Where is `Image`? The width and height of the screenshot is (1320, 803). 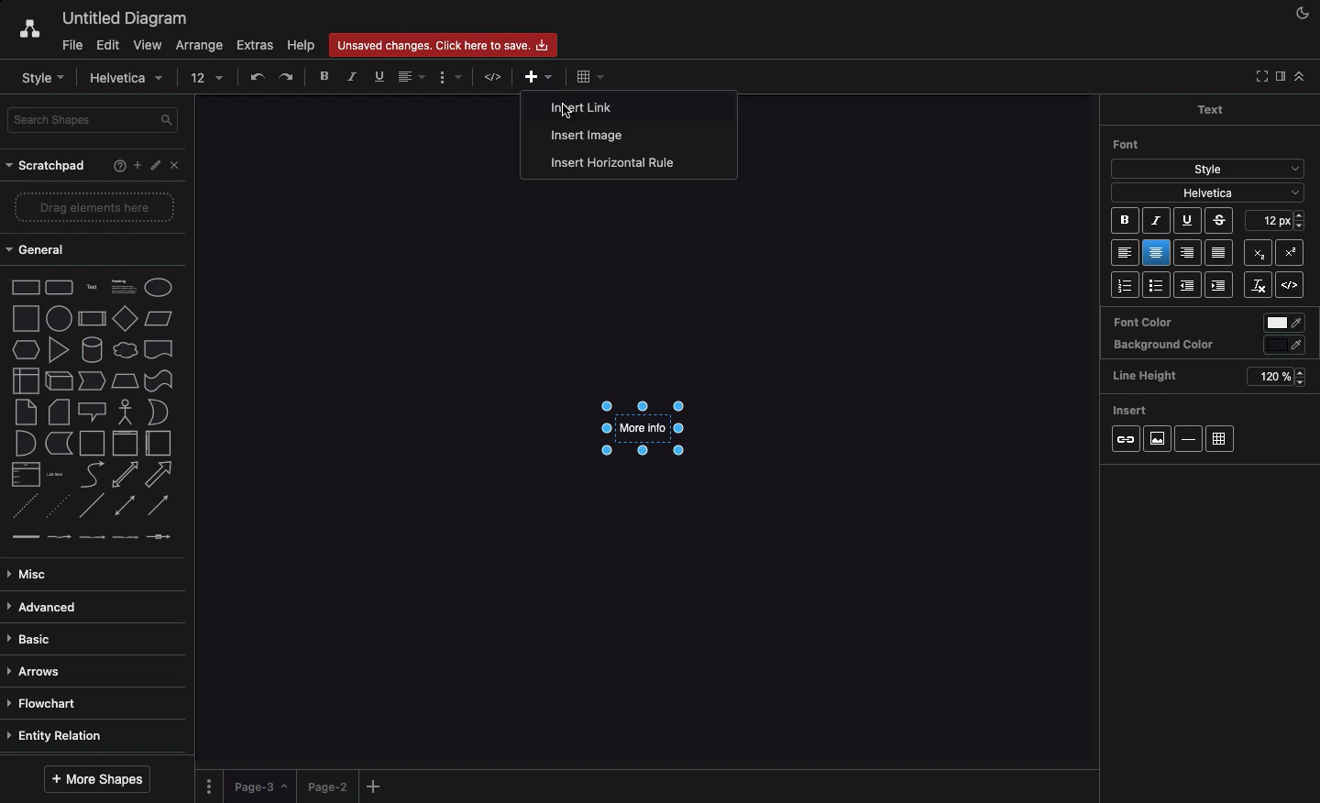
Image is located at coordinates (1156, 438).